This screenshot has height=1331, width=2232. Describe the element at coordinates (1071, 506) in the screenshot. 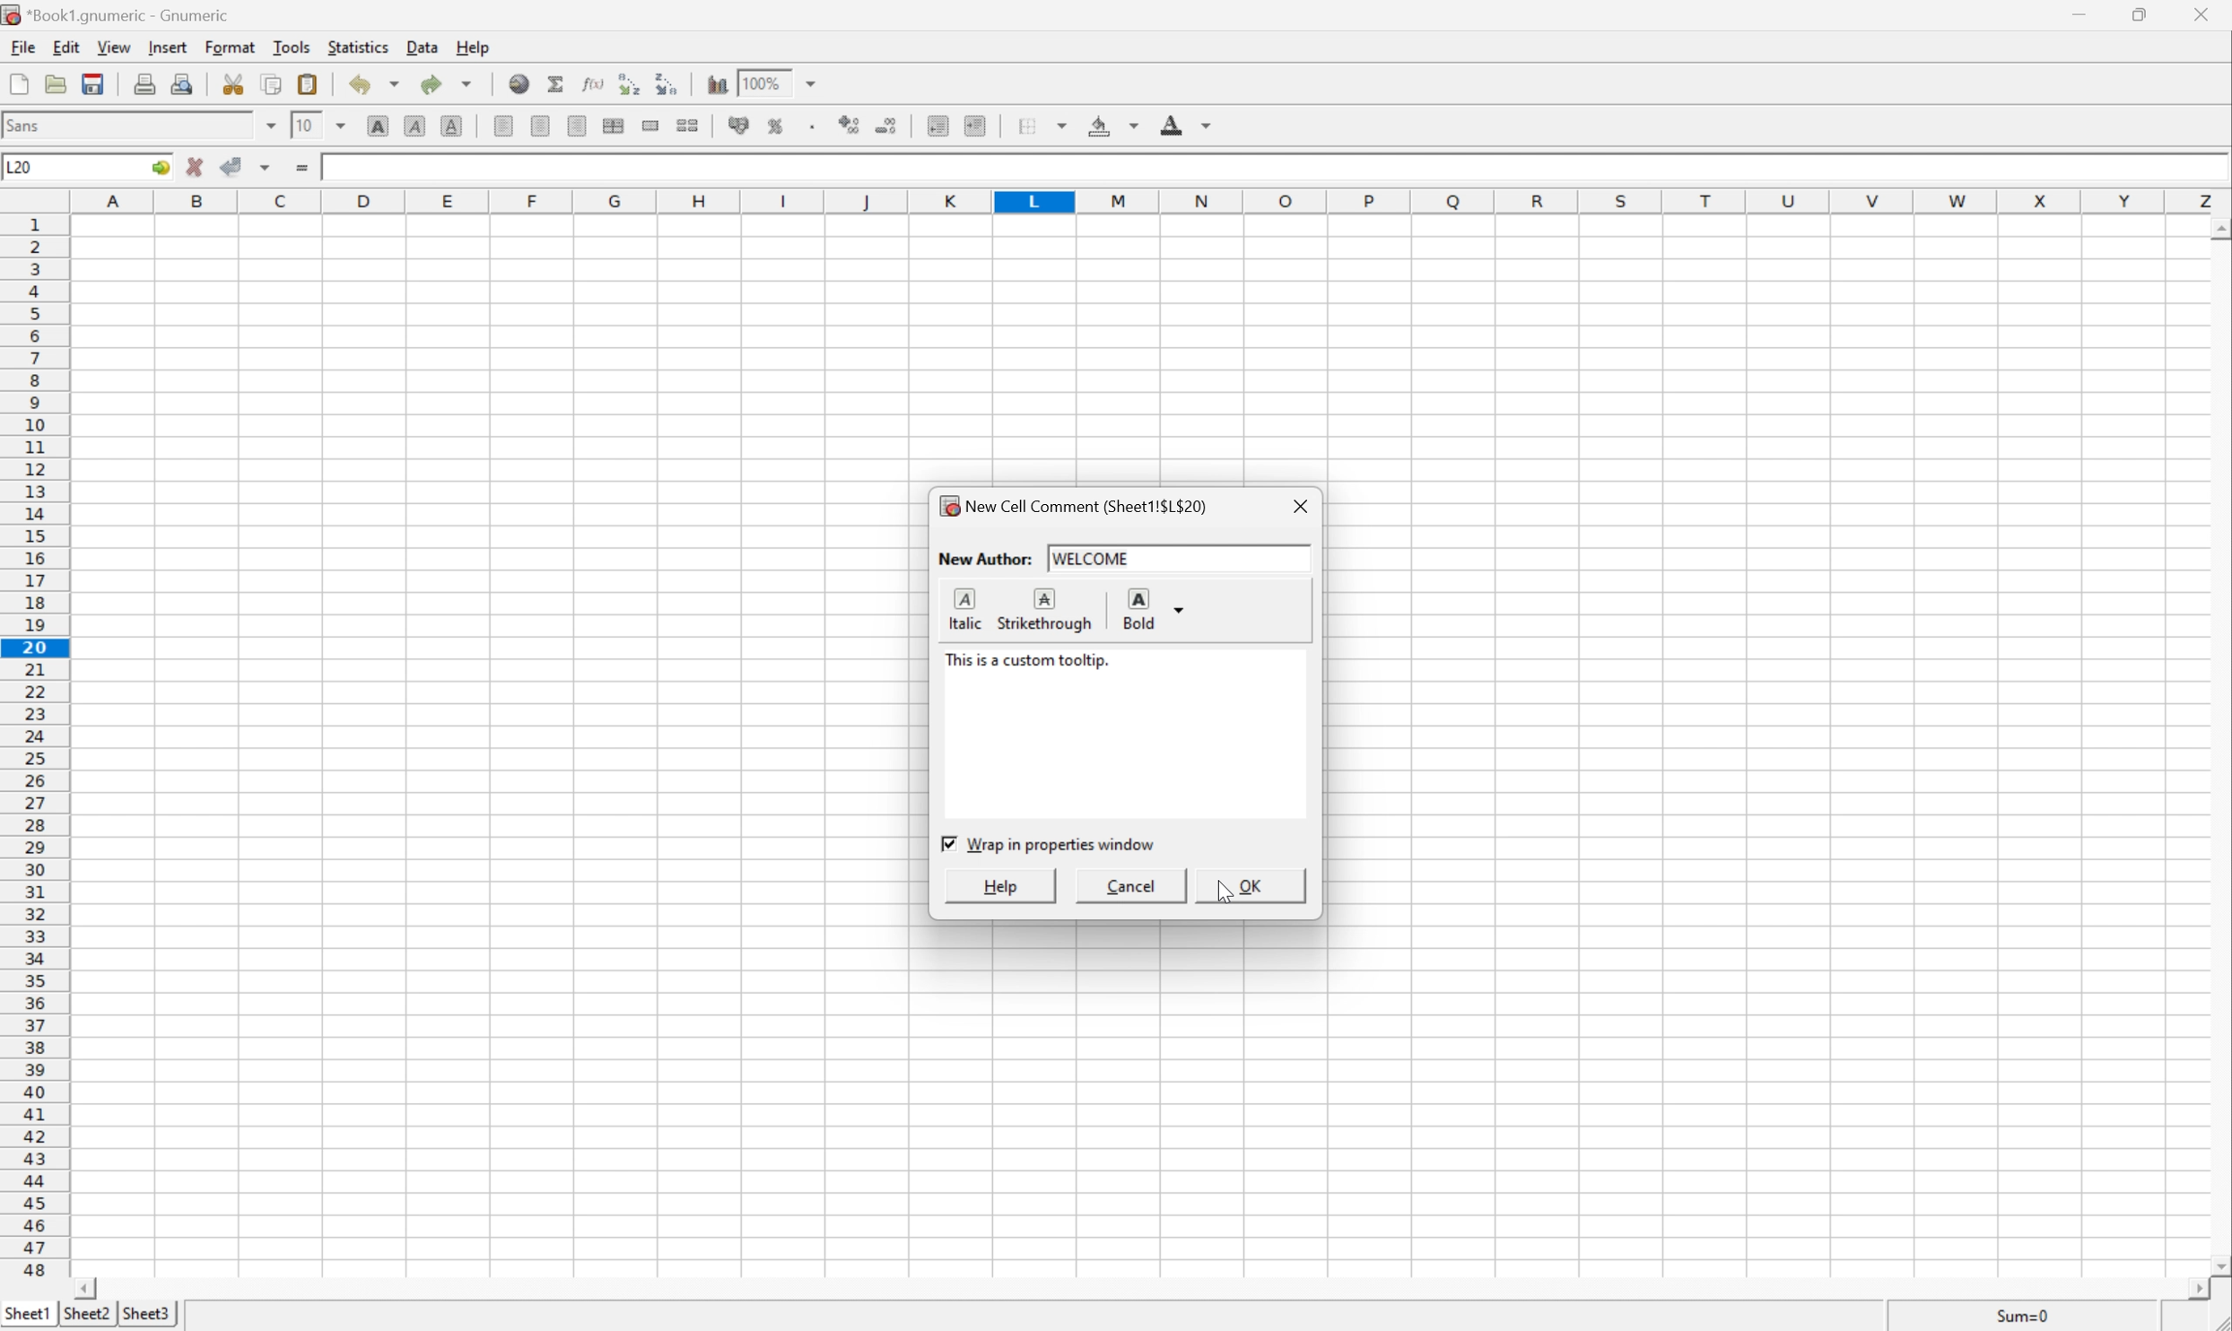

I see `New Cell Comment (Sheet1!$L$20)` at that location.